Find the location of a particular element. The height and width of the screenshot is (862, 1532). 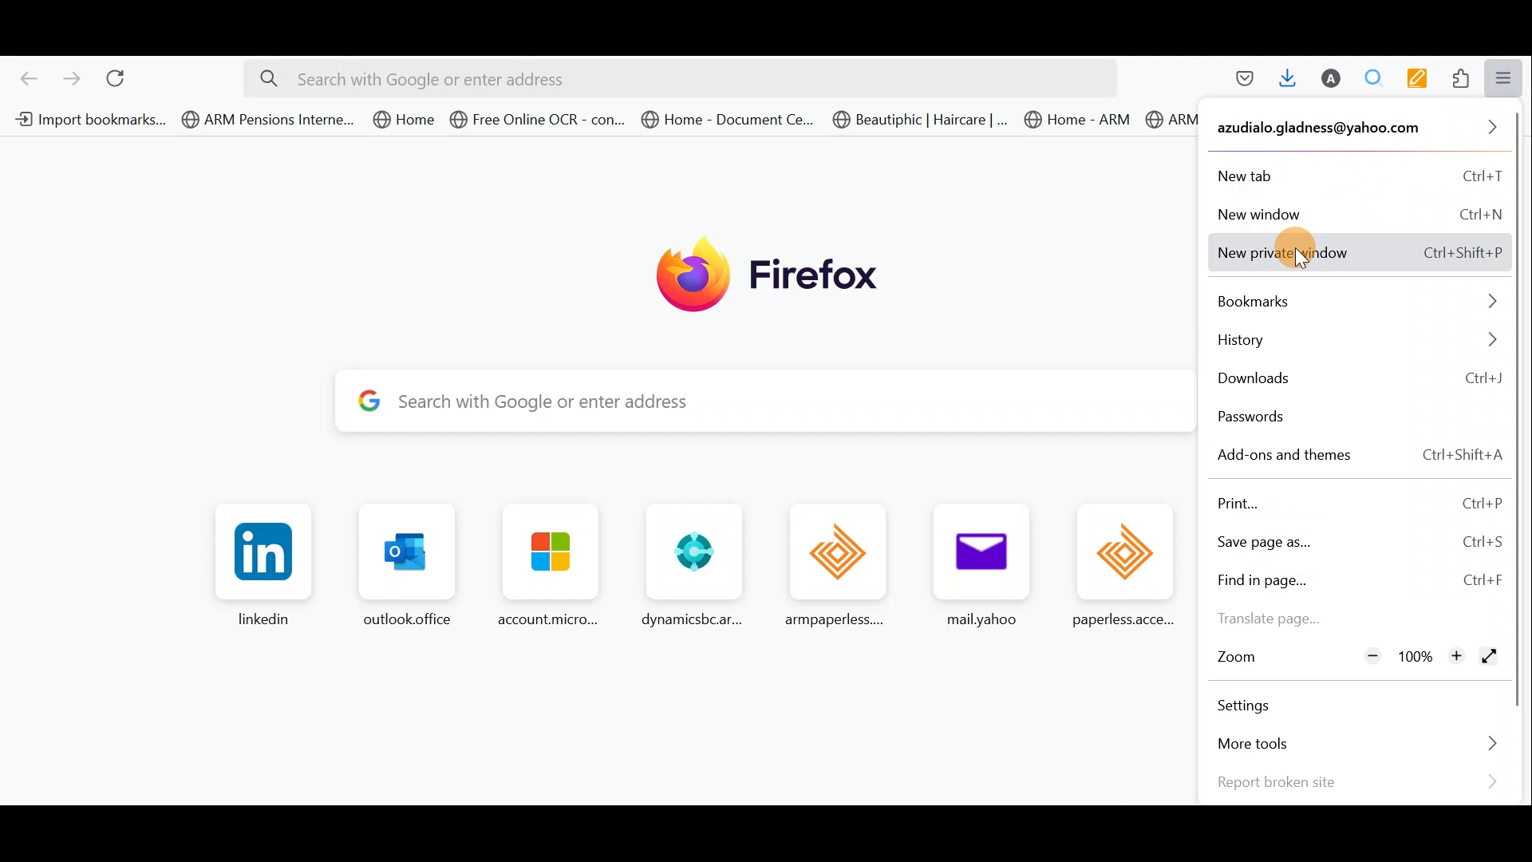

Zoom in is located at coordinates (1456, 658).